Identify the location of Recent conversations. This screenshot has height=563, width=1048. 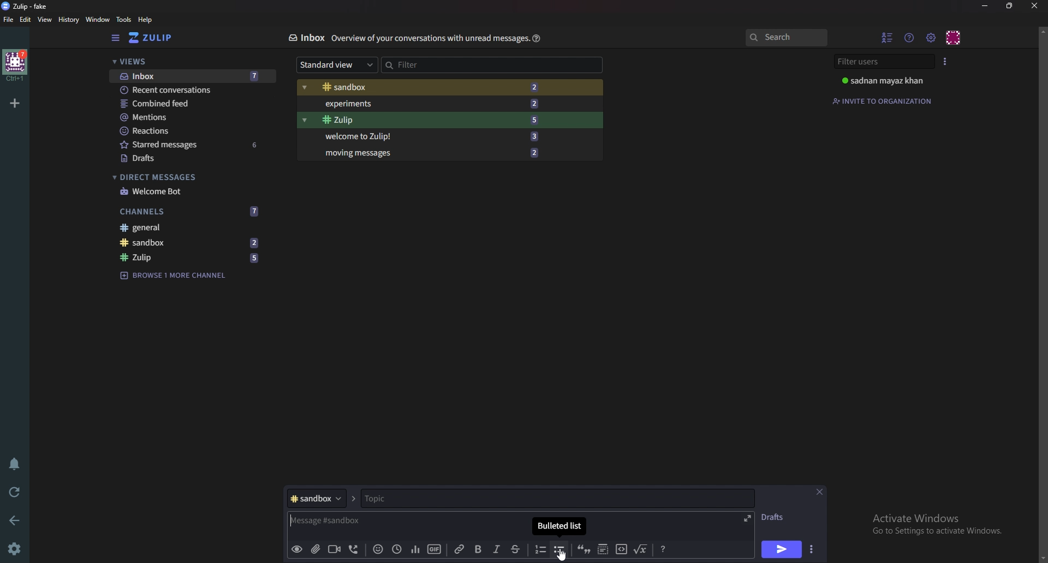
(193, 89).